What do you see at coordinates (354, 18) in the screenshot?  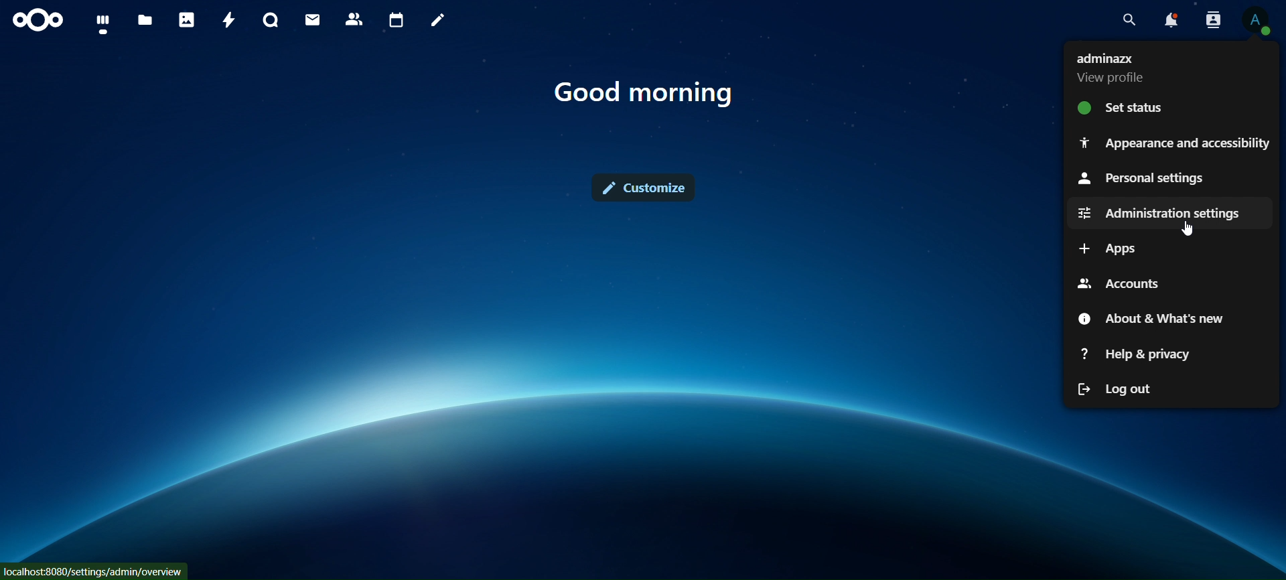 I see `contact` at bounding box center [354, 18].